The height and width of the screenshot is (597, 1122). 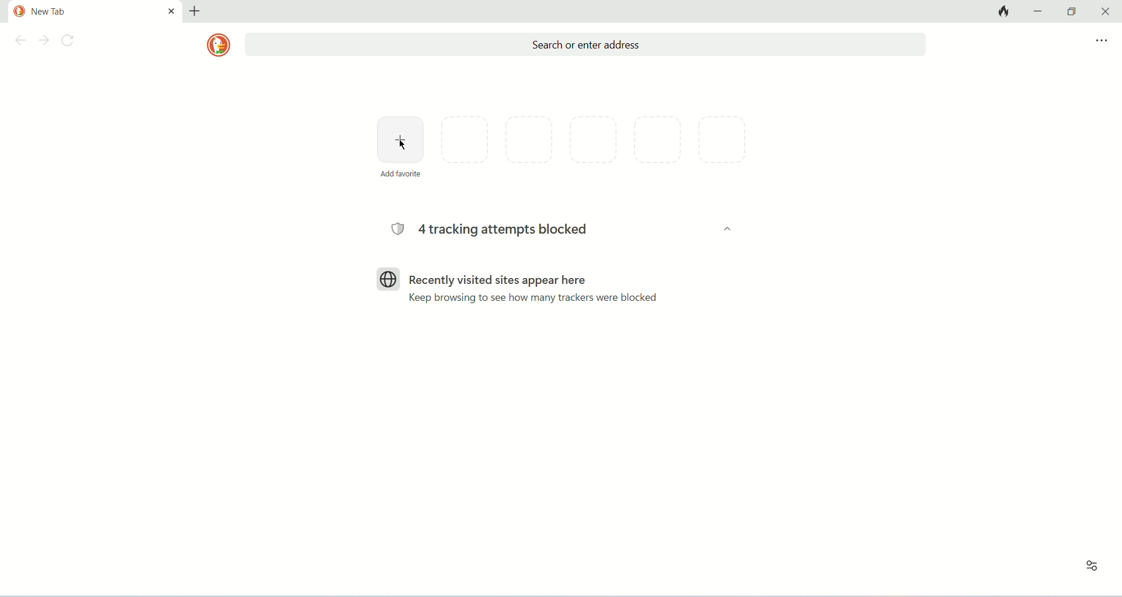 What do you see at coordinates (532, 298) in the screenshot?
I see `keep browsing to see how many trackers were blocked` at bounding box center [532, 298].